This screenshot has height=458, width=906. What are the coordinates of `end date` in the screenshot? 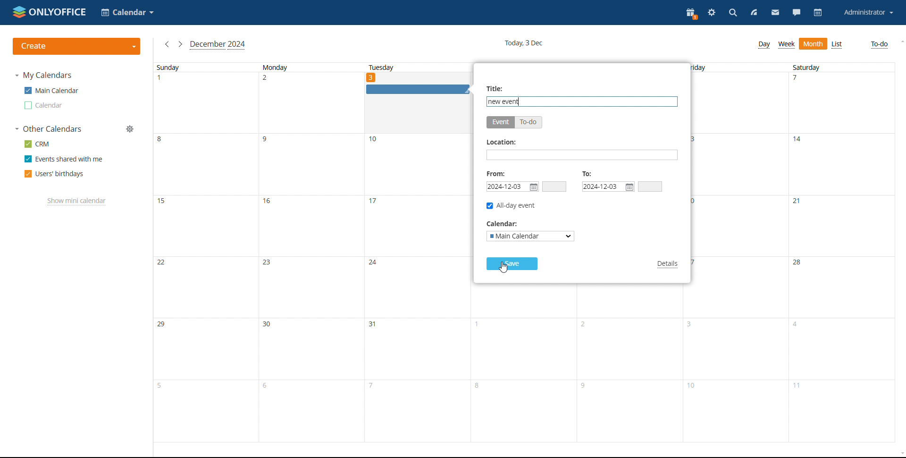 It's located at (609, 186).